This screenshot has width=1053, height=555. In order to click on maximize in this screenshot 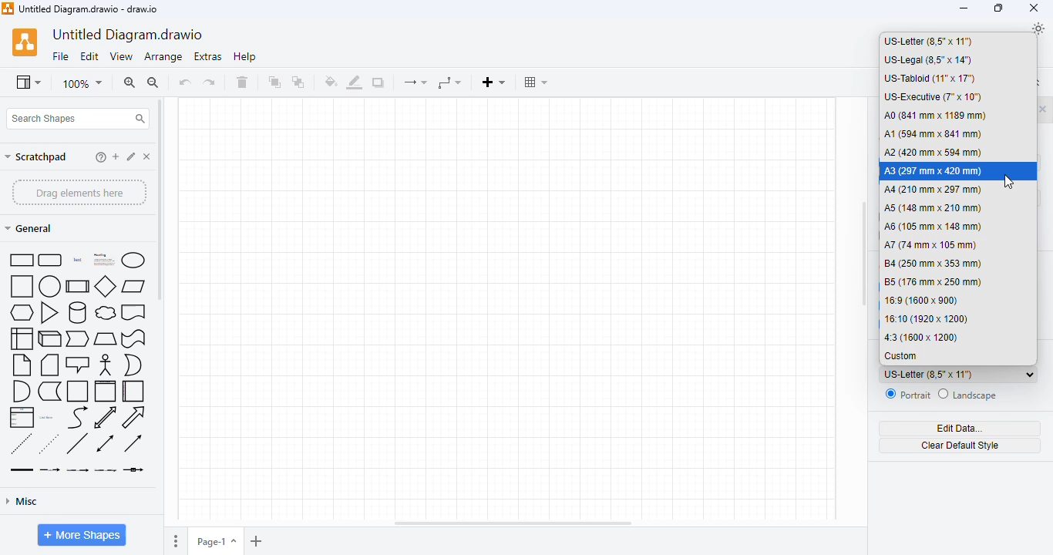, I will do `click(999, 8)`.